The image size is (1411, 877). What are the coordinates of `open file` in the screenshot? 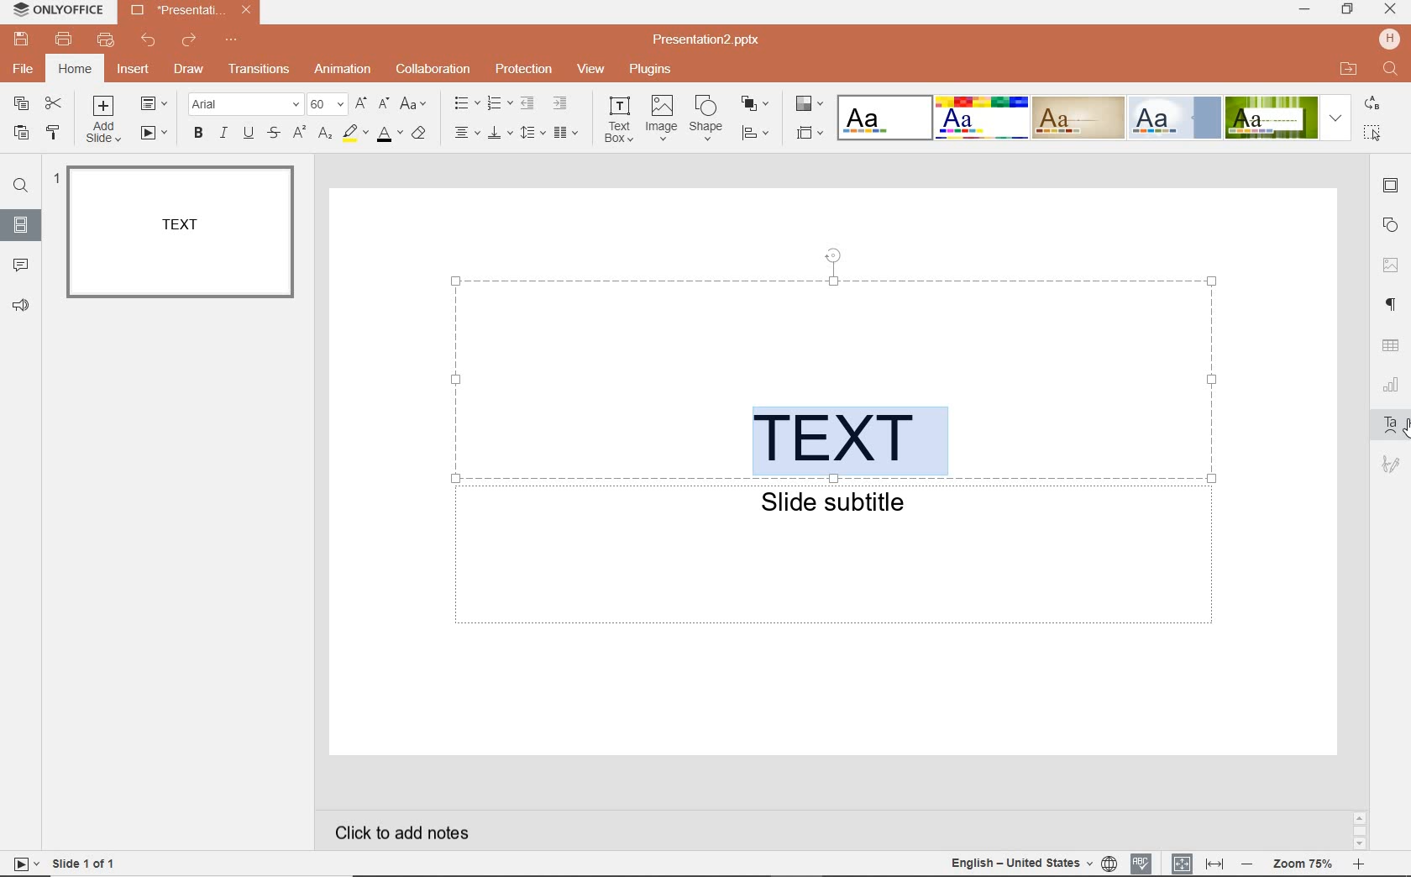 It's located at (1348, 69).